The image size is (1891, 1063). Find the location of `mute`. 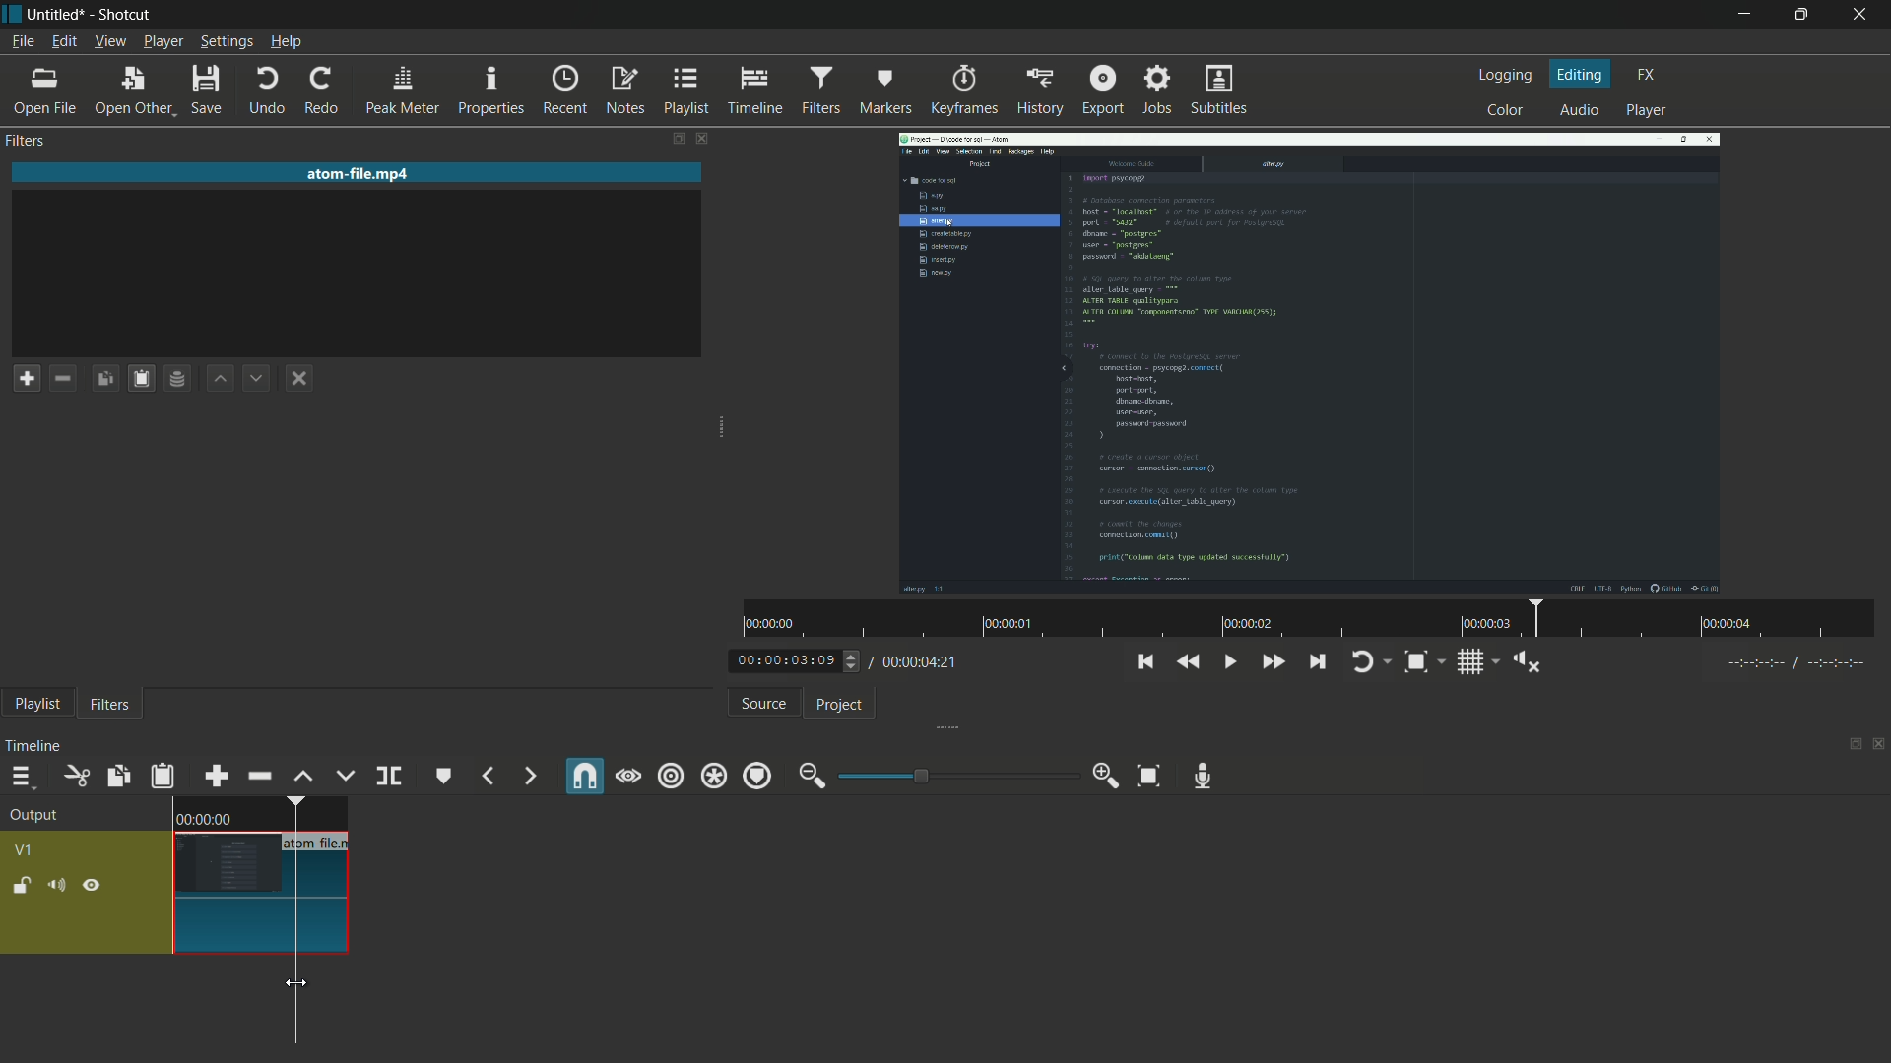

mute is located at coordinates (56, 886).